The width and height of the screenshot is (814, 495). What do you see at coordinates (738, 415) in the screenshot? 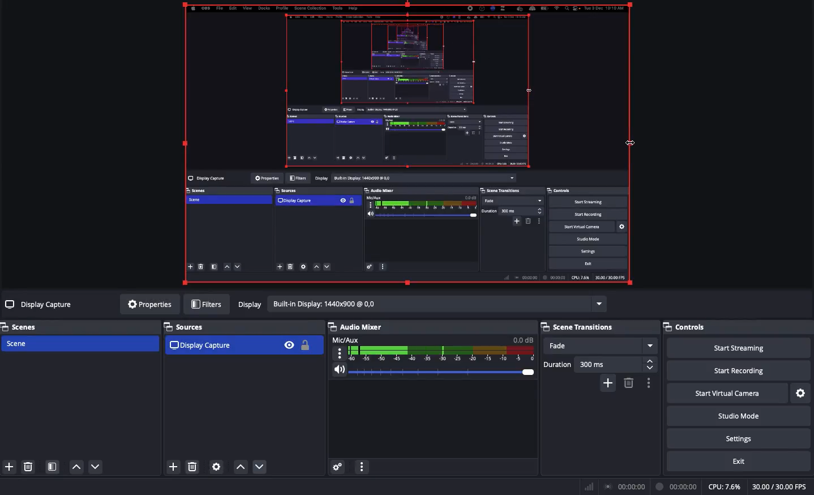
I see `Studio mode` at bounding box center [738, 415].